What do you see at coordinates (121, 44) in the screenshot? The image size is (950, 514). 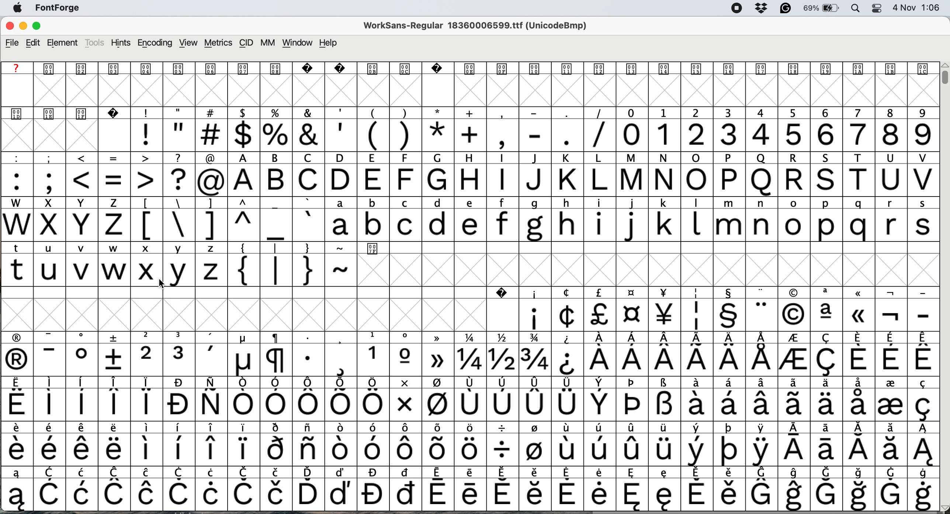 I see `hints` at bounding box center [121, 44].